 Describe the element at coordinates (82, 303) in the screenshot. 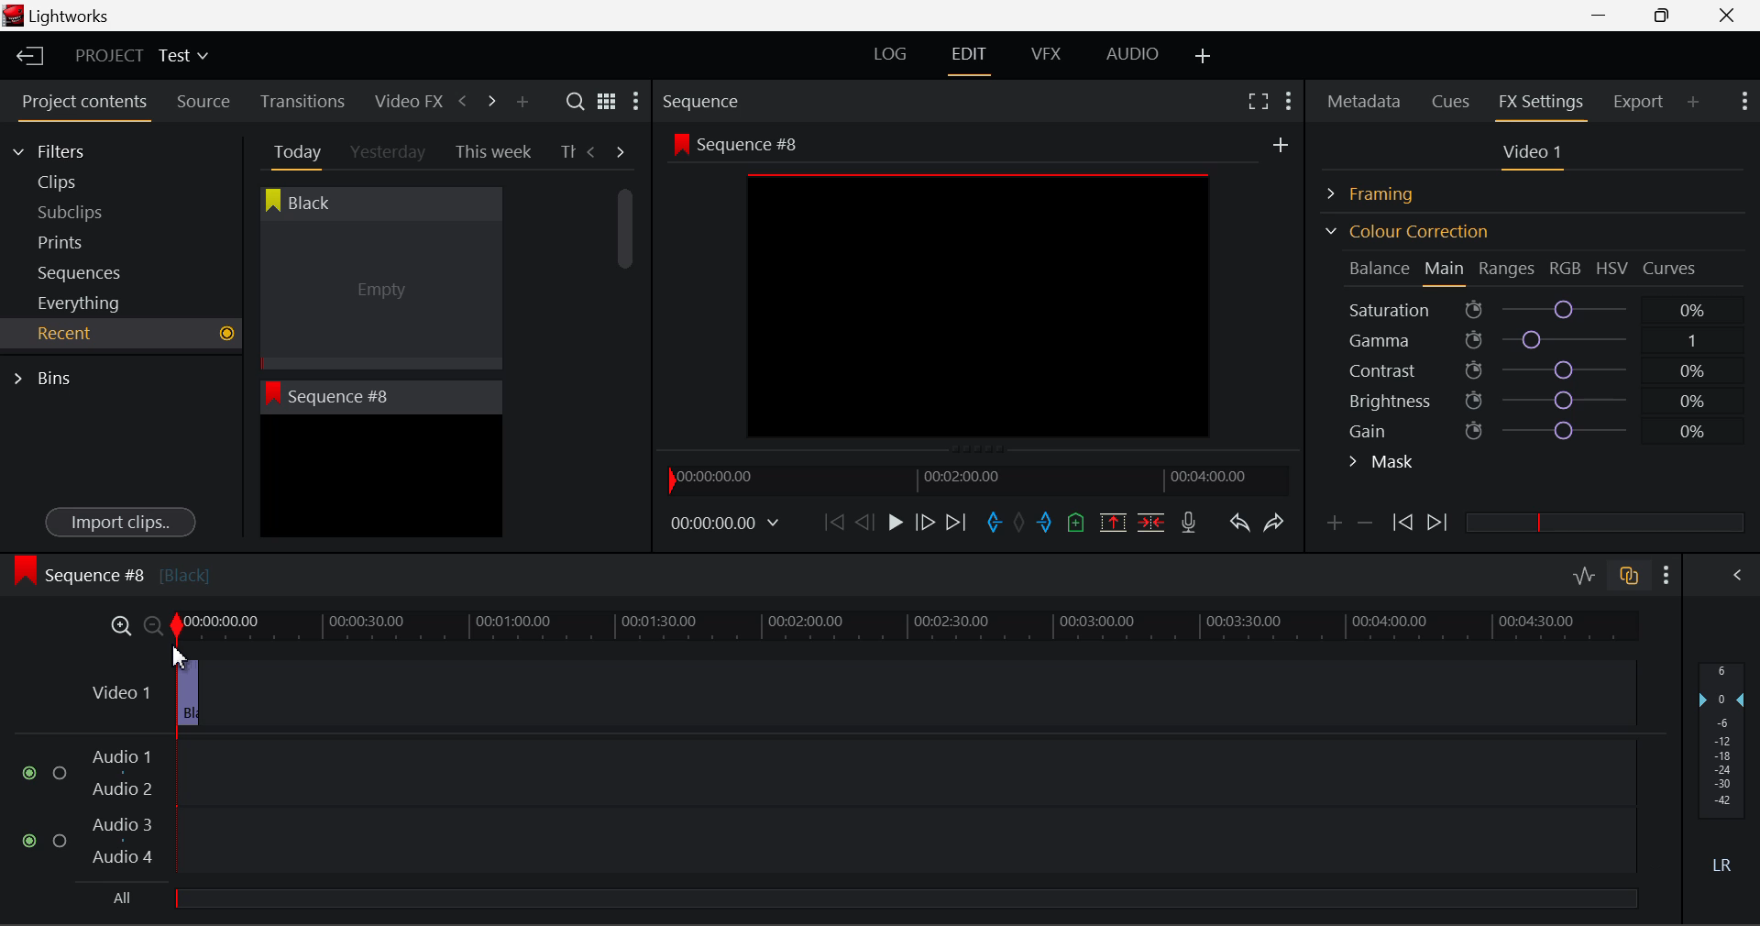

I see `Everything` at that location.